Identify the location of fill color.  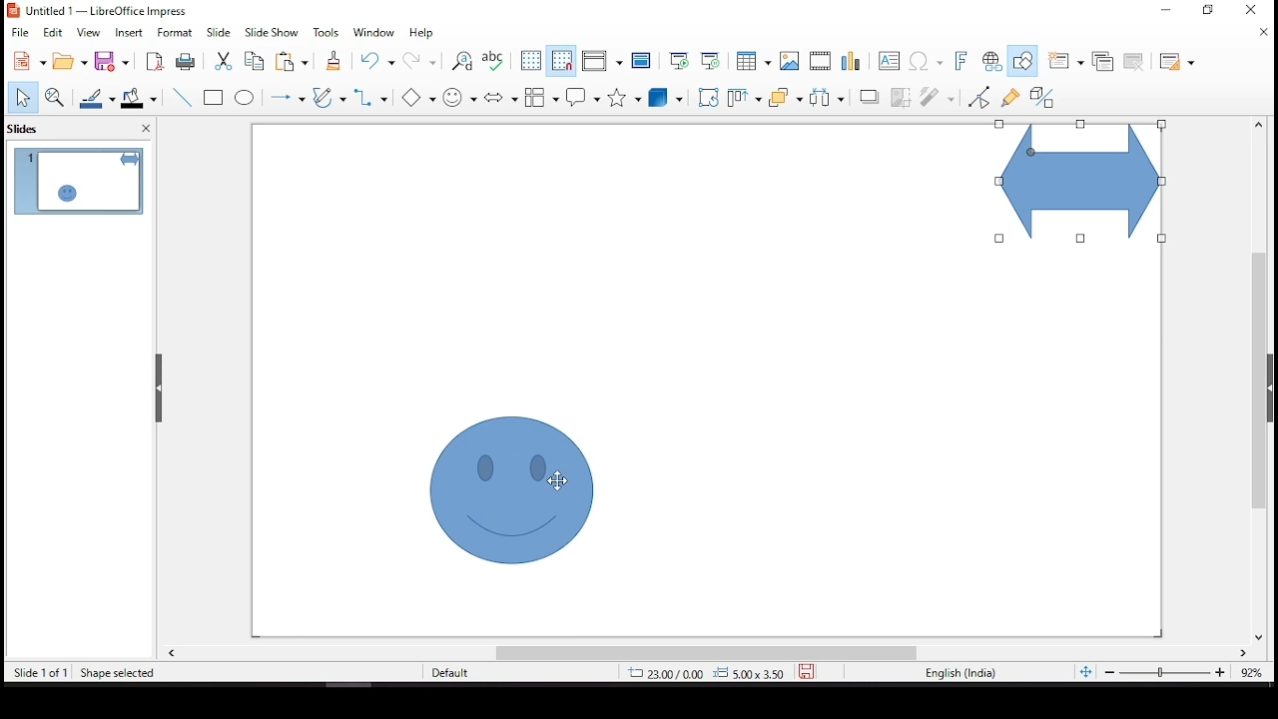
(143, 98).